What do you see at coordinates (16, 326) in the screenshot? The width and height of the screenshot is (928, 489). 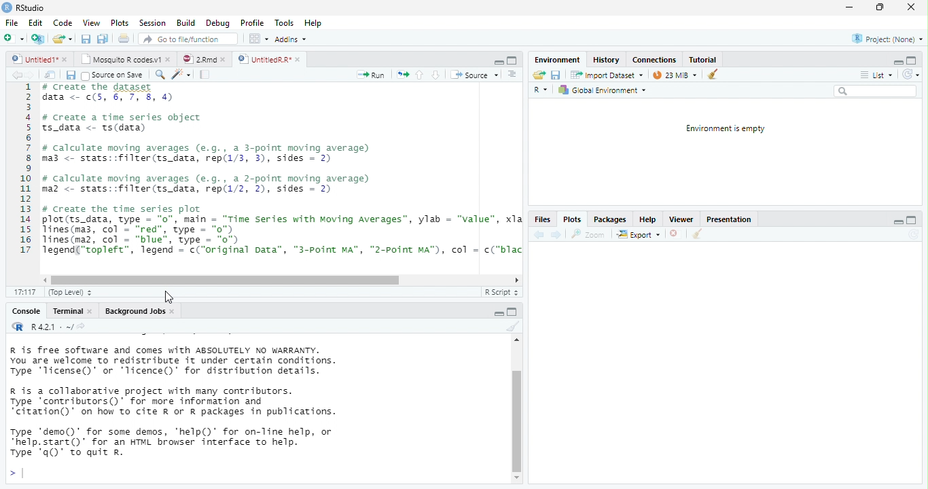 I see `R` at bounding box center [16, 326].